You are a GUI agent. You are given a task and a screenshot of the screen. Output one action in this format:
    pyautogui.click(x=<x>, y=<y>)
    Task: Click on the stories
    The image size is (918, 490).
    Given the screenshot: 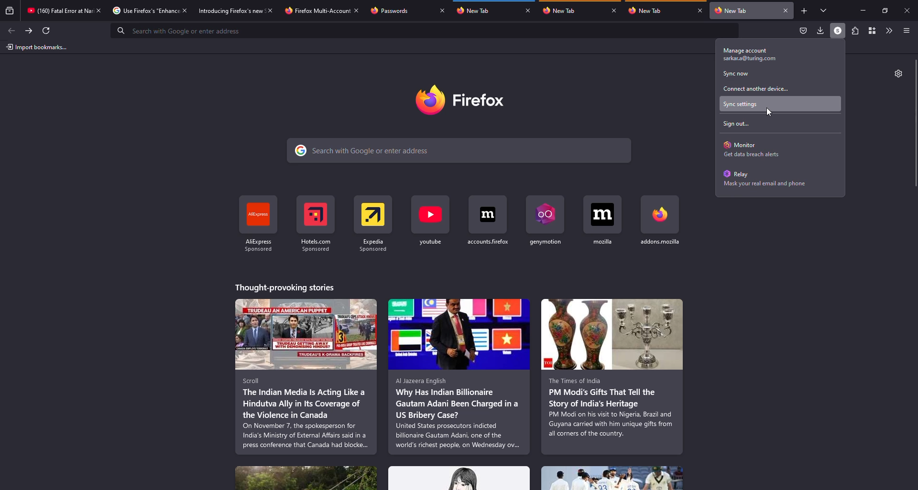 What is the action you would take?
    pyautogui.click(x=307, y=476)
    